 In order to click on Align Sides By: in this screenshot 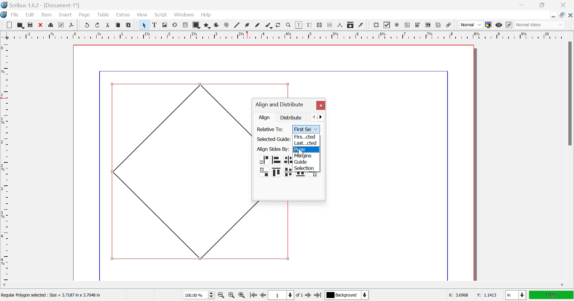, I will do `click(273, 149)`.